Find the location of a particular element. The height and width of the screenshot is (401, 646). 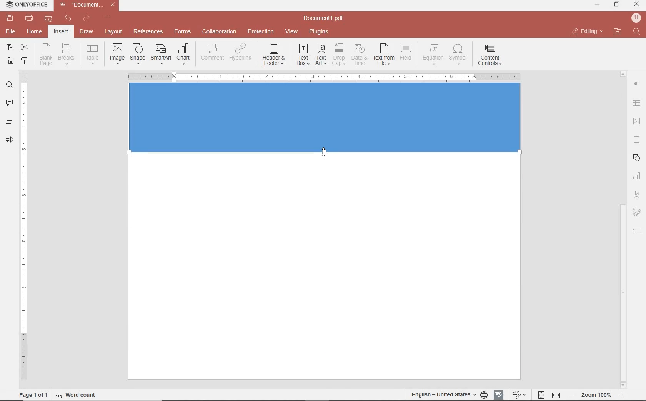

file name is located at coordinates (89, 5).